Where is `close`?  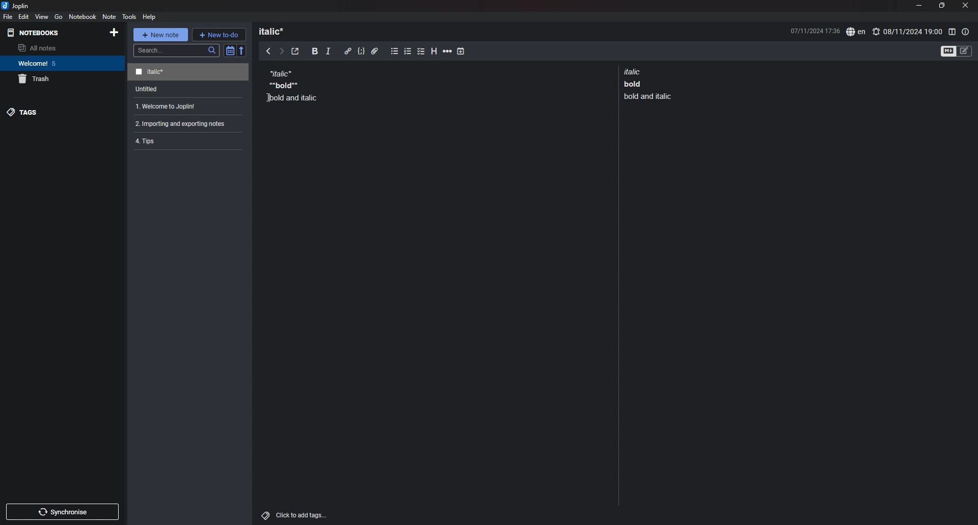
close is located at coordinates (966, 5).